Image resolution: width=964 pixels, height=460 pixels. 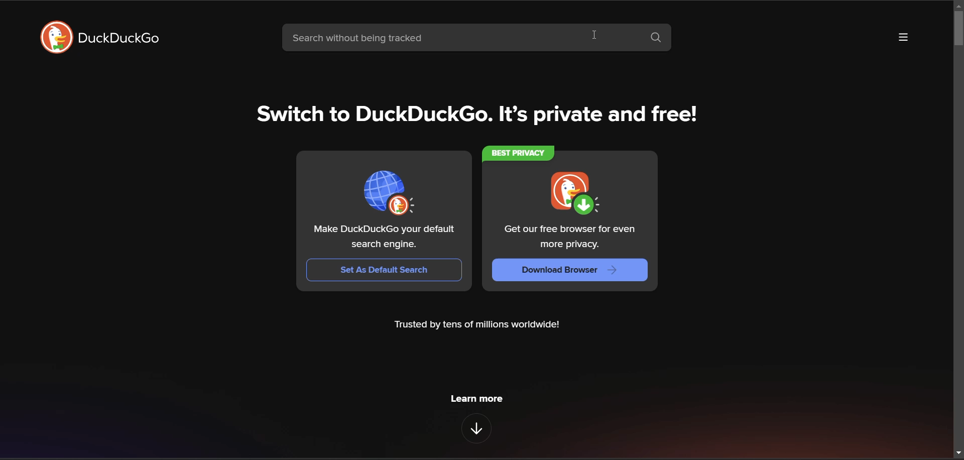 What do you see at coordinates (656, 38) in the screenshot?
I see `search button` at bounding box center [656, 38].